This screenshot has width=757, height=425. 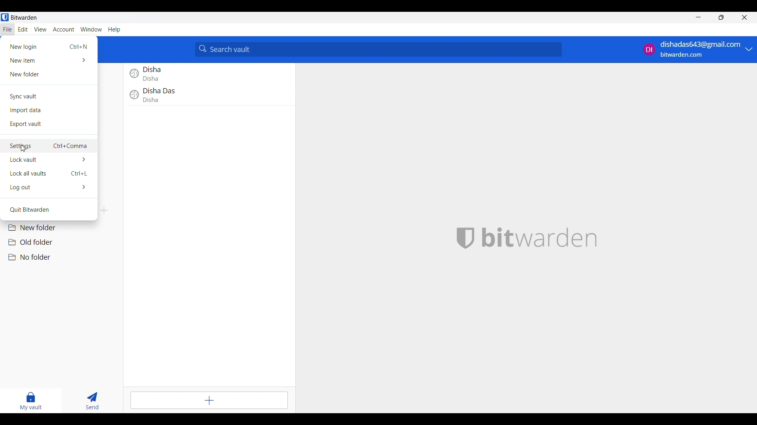 I want to click on bitwarden logo, so click(x=463, y=238).